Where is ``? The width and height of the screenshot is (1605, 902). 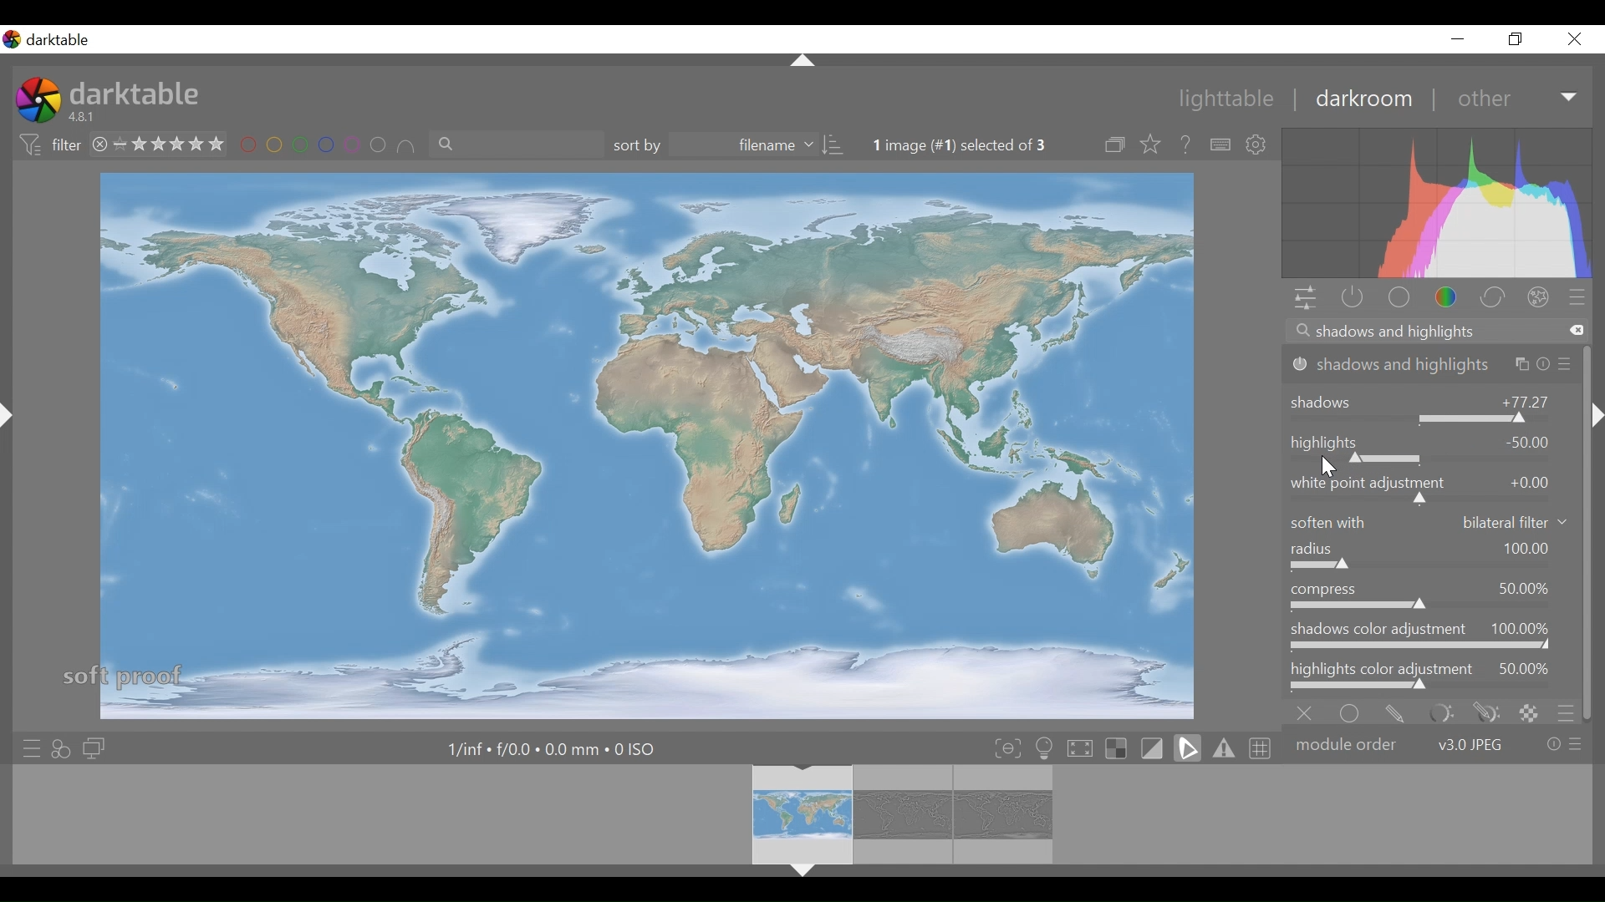
 is located at coordinates (9, 428).